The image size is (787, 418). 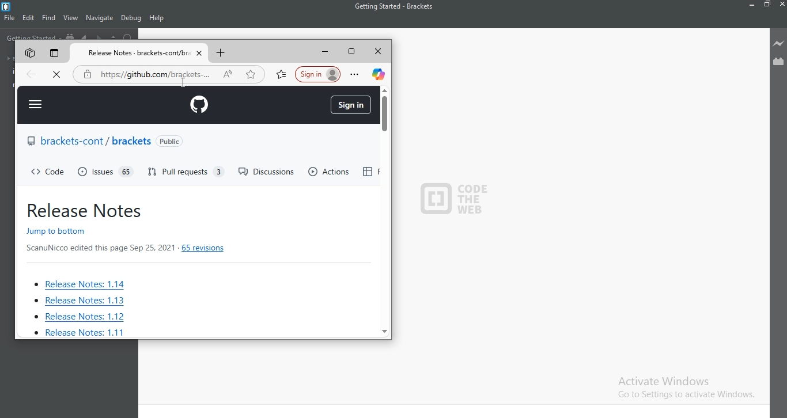 What do you see at coordinates (201, 105) in the screenshot?
I see `github` at bounding box center [201, 105].